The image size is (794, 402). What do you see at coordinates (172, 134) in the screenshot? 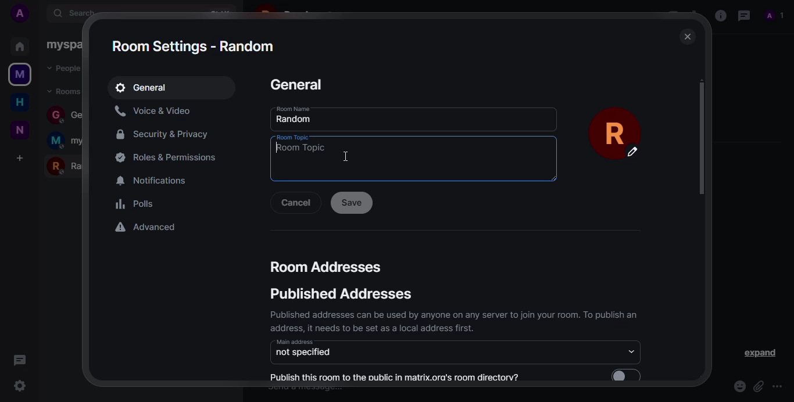
I see `security&privacy` at bounding box center [172, 134].